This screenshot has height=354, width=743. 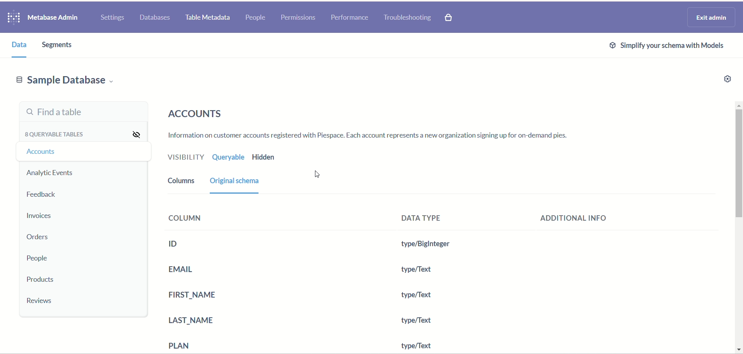 What do you see at coordinates (300, 17) in the screenshot?
I see `permissions` at bounding box center [300, 17].